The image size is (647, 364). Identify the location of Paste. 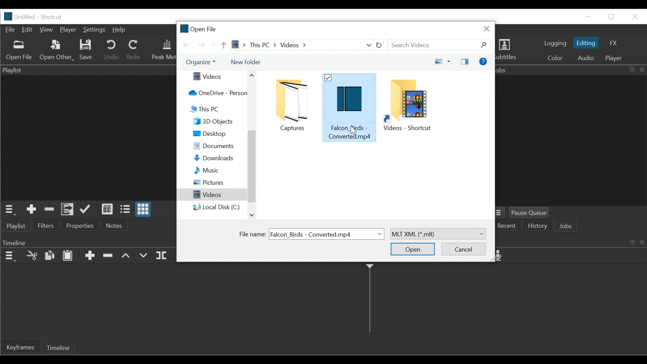
(68, 256).